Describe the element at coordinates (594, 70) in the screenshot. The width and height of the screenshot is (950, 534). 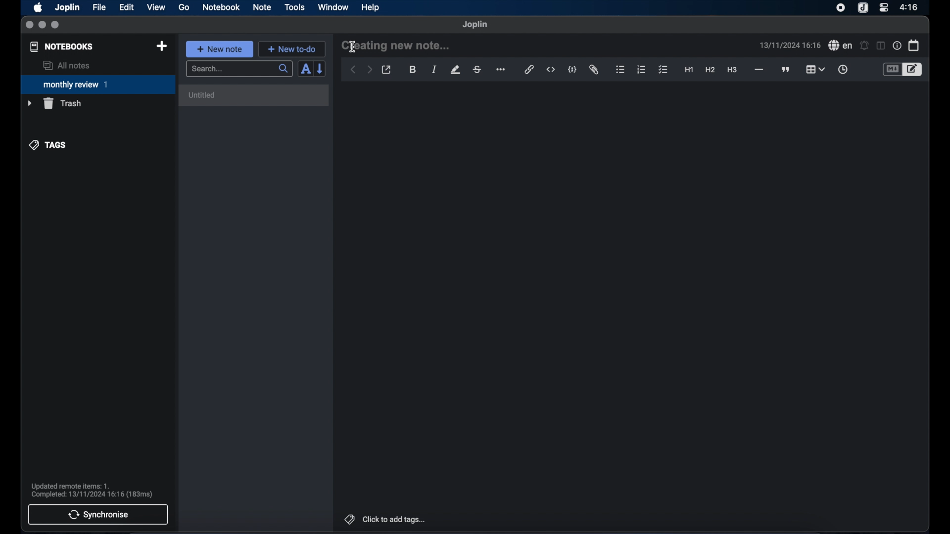
I see `attach file` at that location.